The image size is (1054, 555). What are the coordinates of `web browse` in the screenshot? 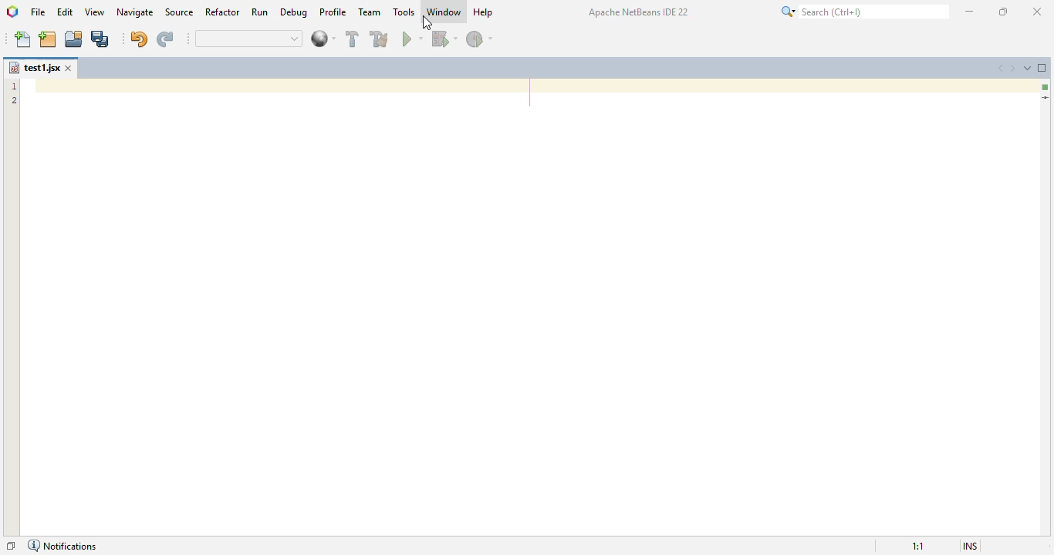 It's located at (323, 39).